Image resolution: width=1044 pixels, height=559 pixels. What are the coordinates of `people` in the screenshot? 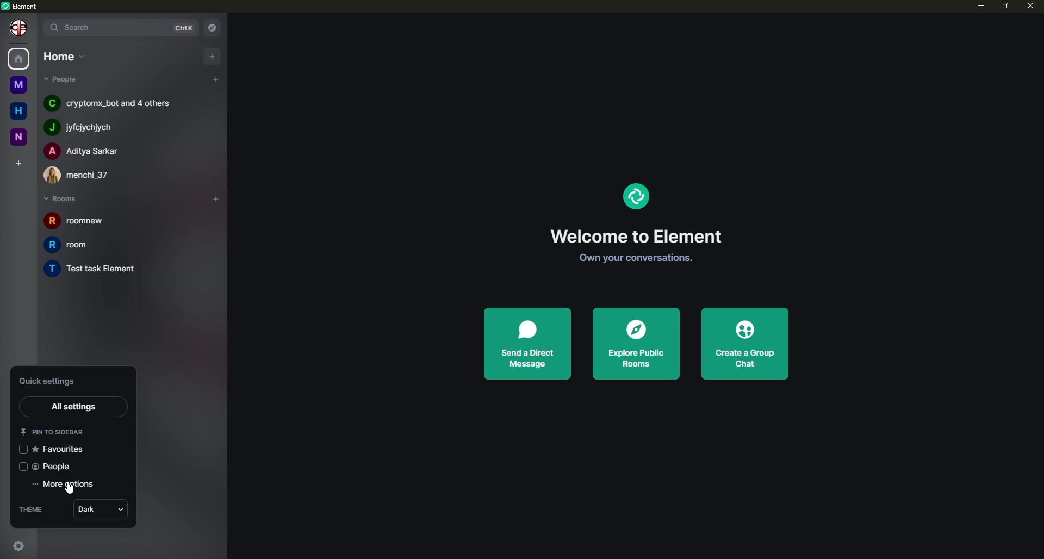 It's located at (109, 103).